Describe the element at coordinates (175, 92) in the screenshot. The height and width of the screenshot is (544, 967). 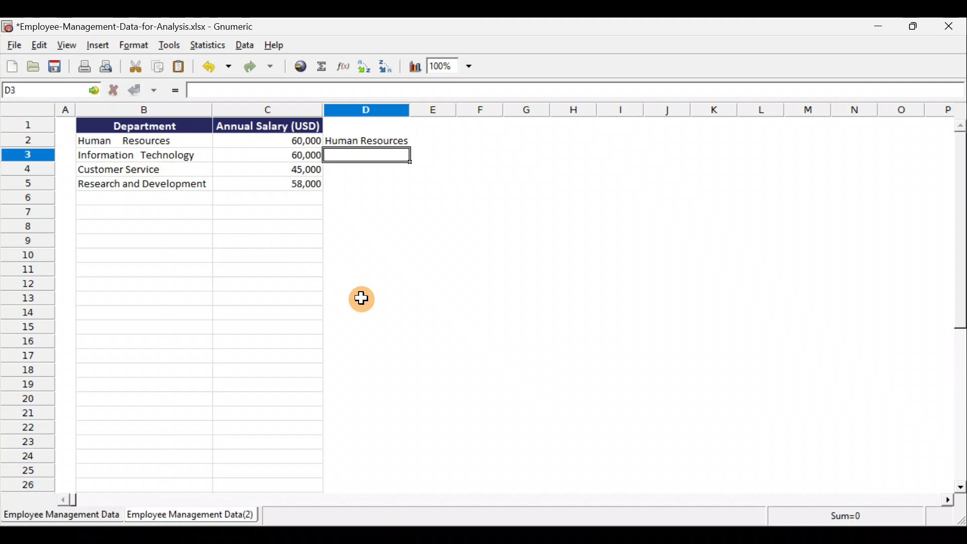
I see `Enter Formula` at that location.